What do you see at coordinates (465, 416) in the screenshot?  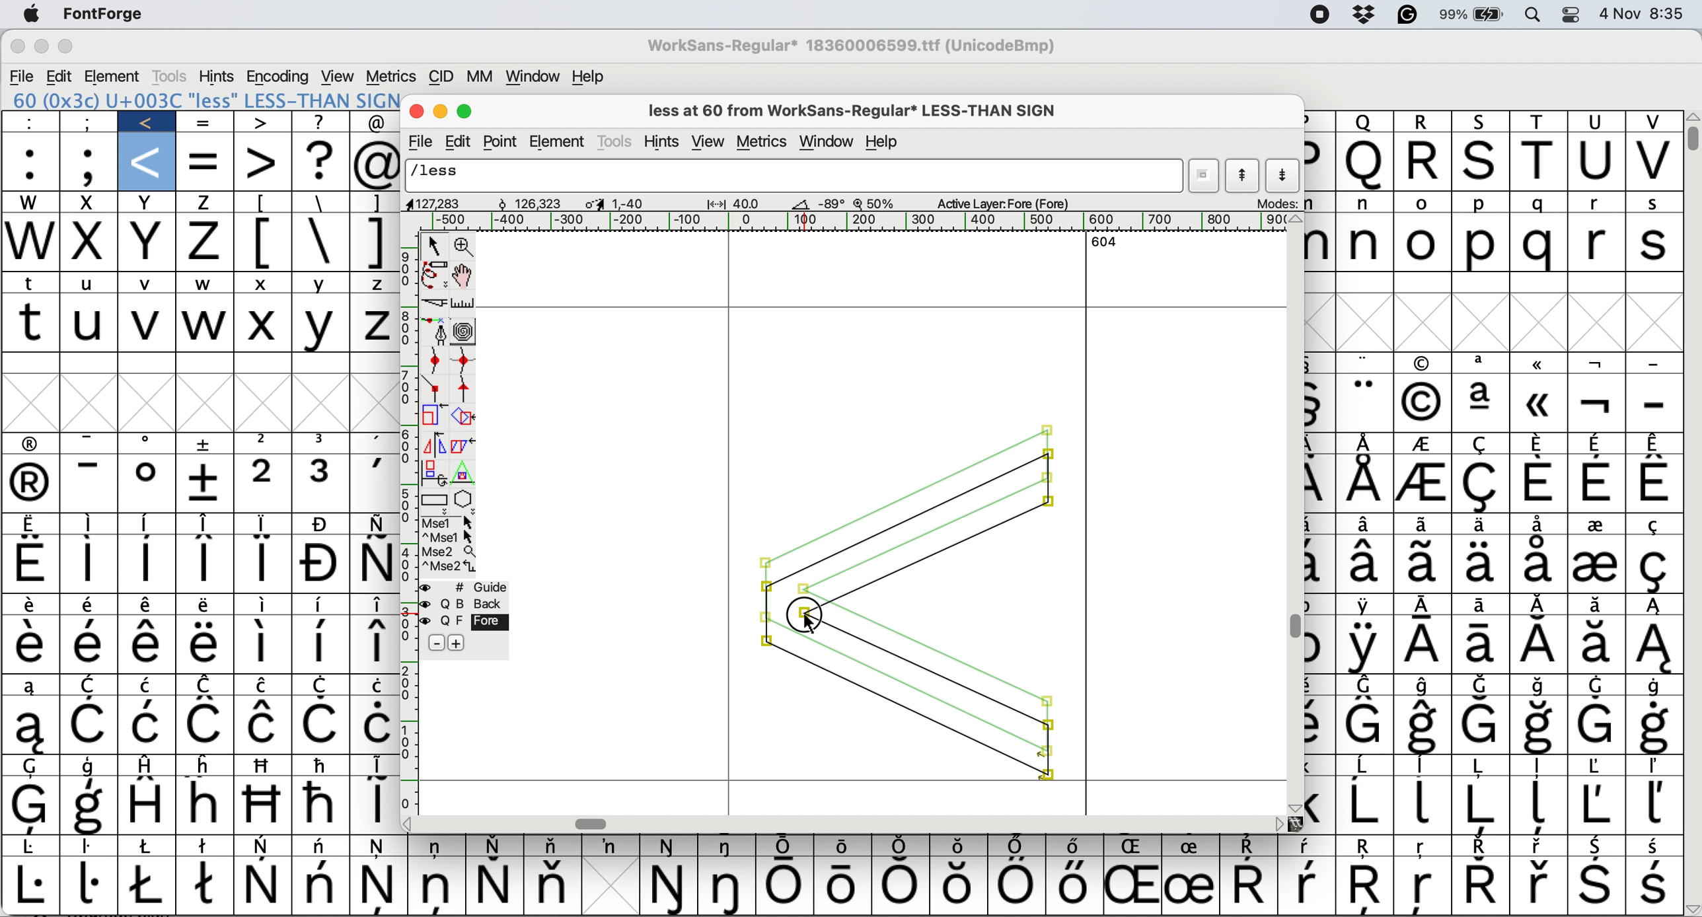 I see `rotate the selection` at bounding box center [465, 416].